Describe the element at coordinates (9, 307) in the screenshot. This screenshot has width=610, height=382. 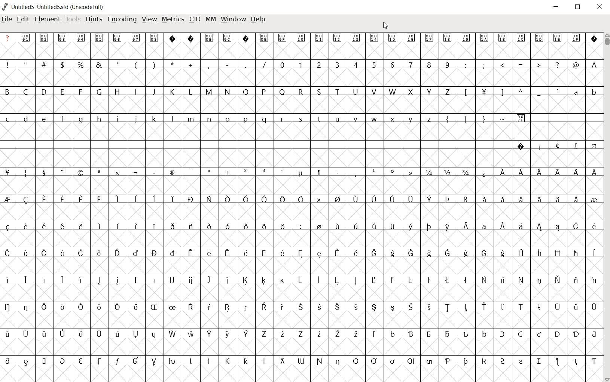
I see `Symbol` at that location.